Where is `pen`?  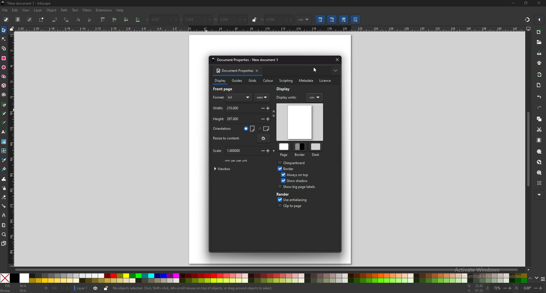
pen is located at coordinates (4, 104).